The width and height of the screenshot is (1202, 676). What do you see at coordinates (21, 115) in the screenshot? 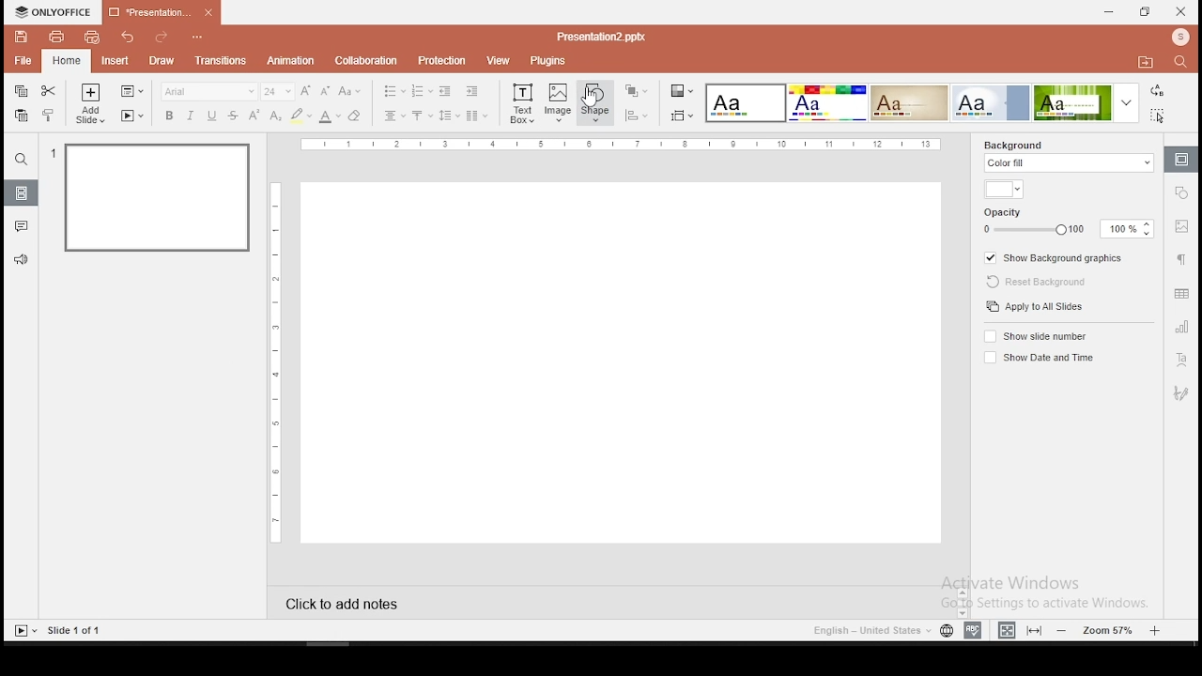
I see `paste` at bounding box center [21, 115].